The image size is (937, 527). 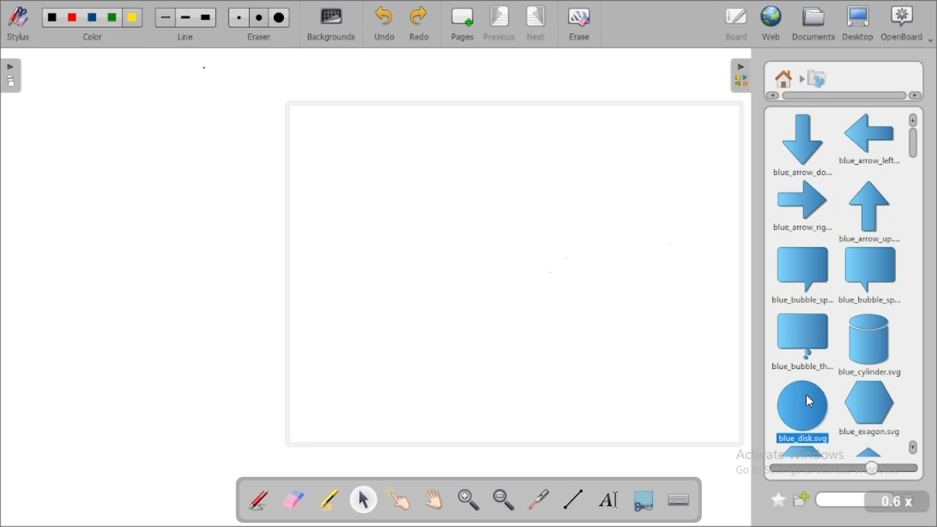 I want to click on annotate document, so click(x=258, y=499).